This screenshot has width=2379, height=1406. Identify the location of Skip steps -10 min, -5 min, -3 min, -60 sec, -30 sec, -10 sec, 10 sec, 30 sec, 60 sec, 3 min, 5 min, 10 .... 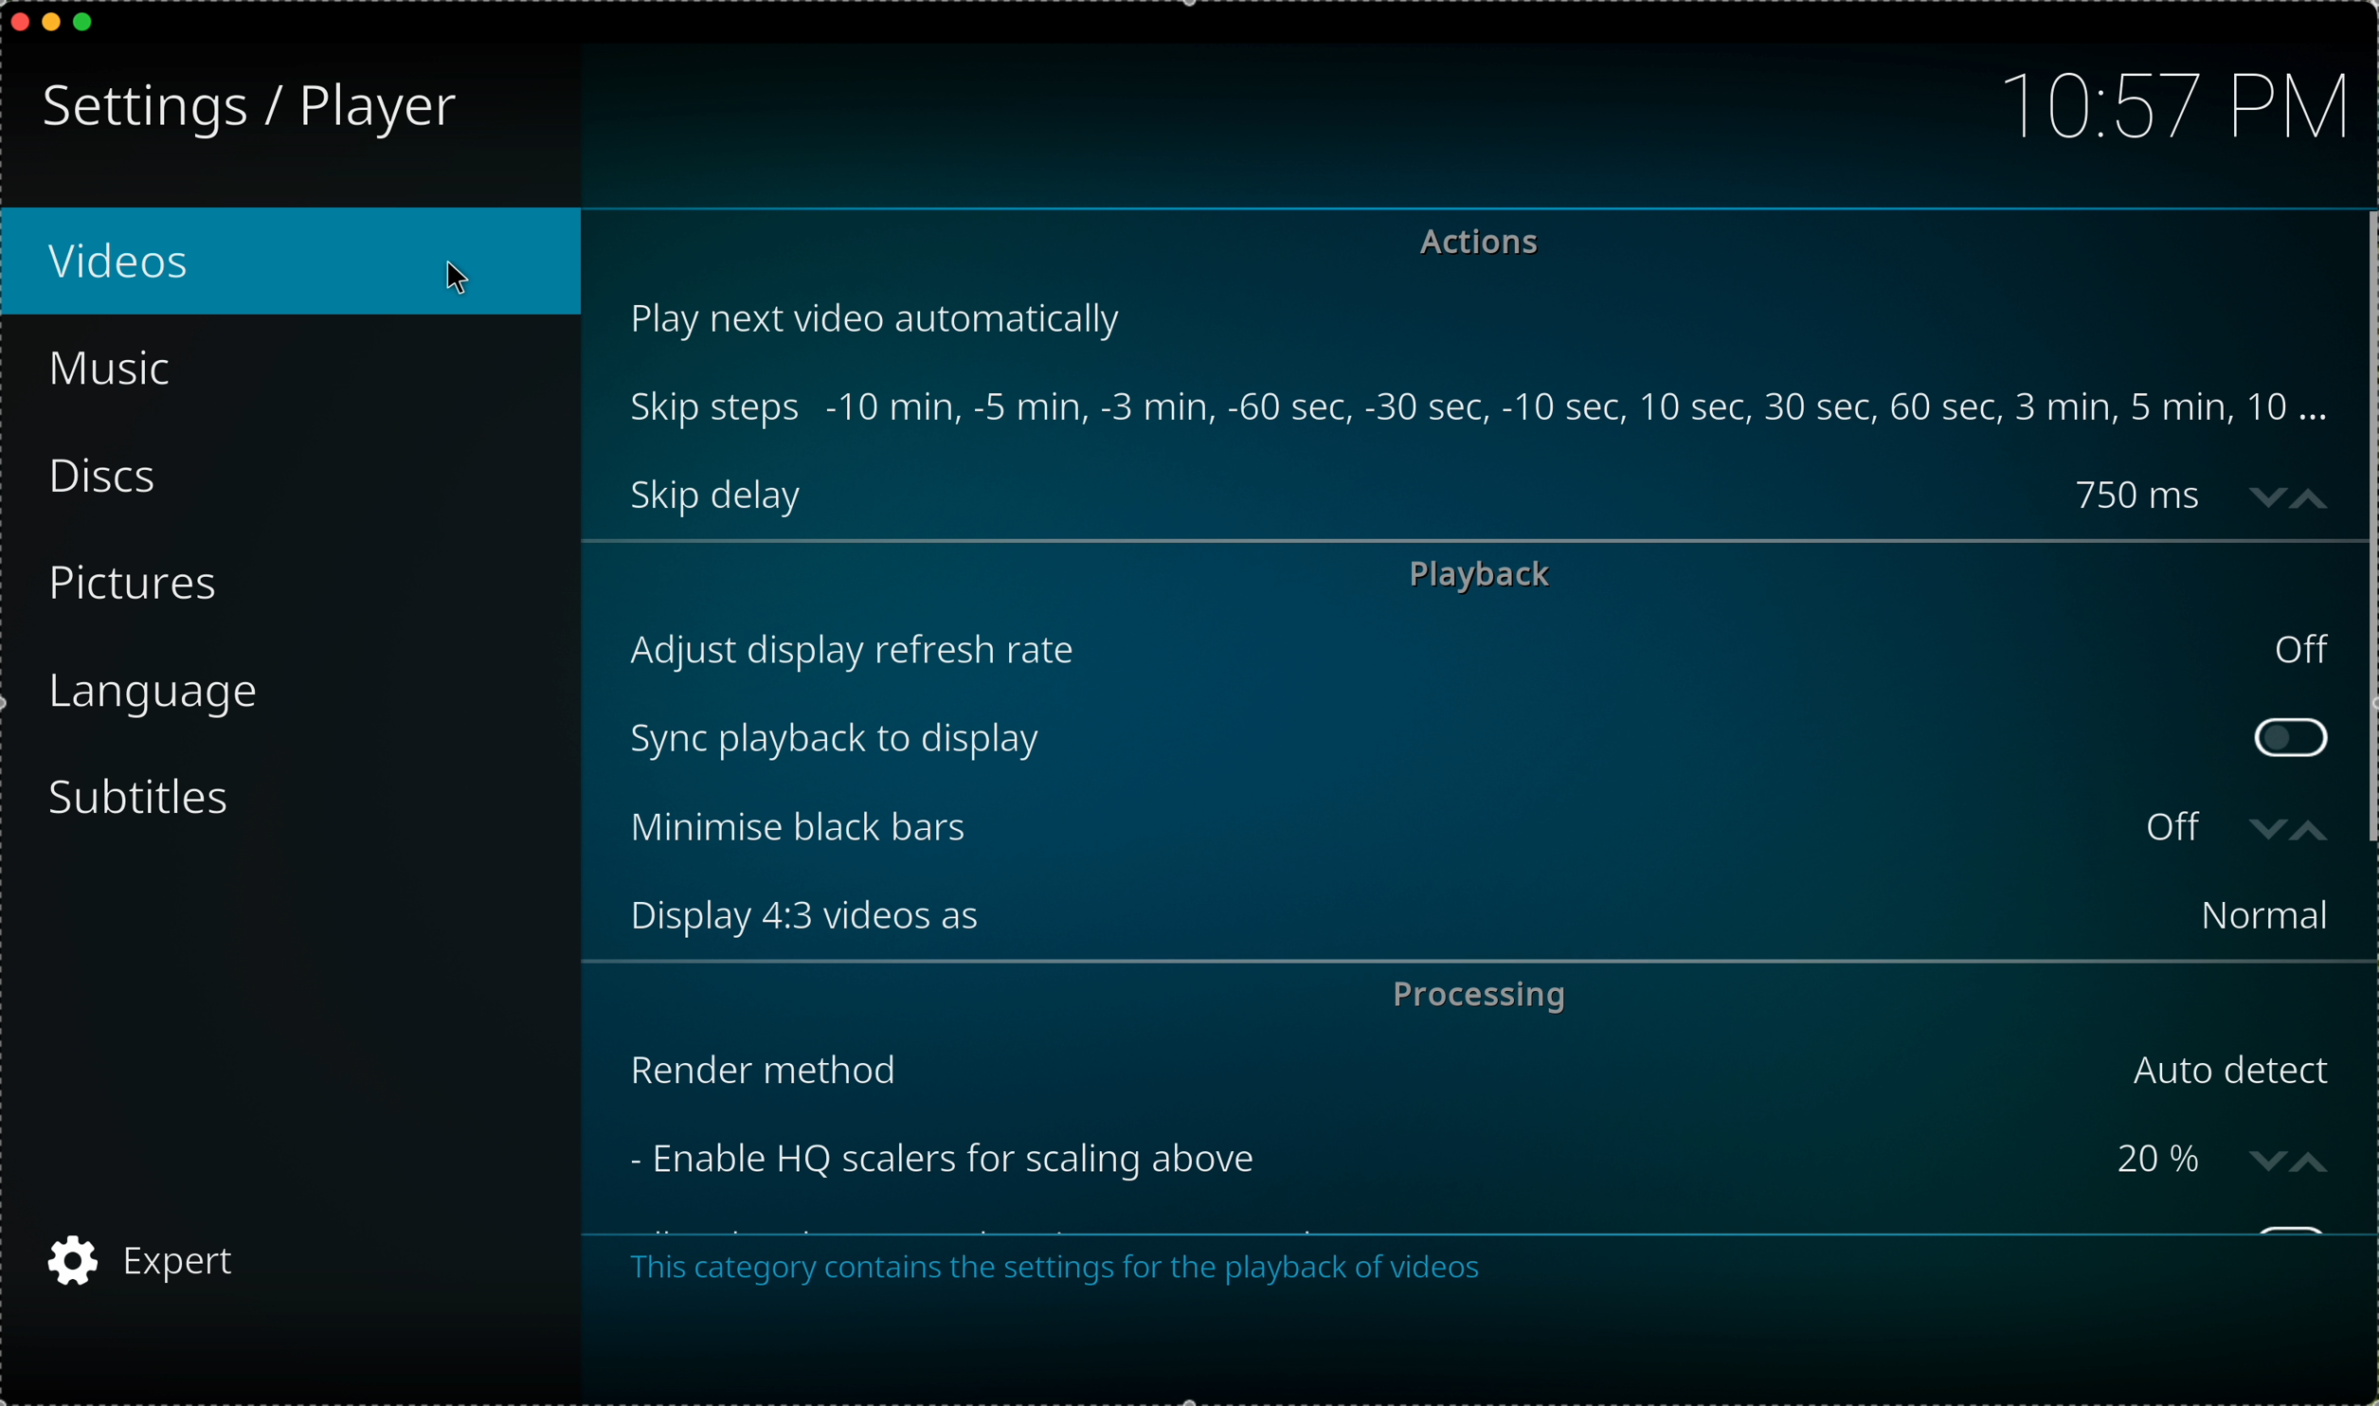
(1482, 407).